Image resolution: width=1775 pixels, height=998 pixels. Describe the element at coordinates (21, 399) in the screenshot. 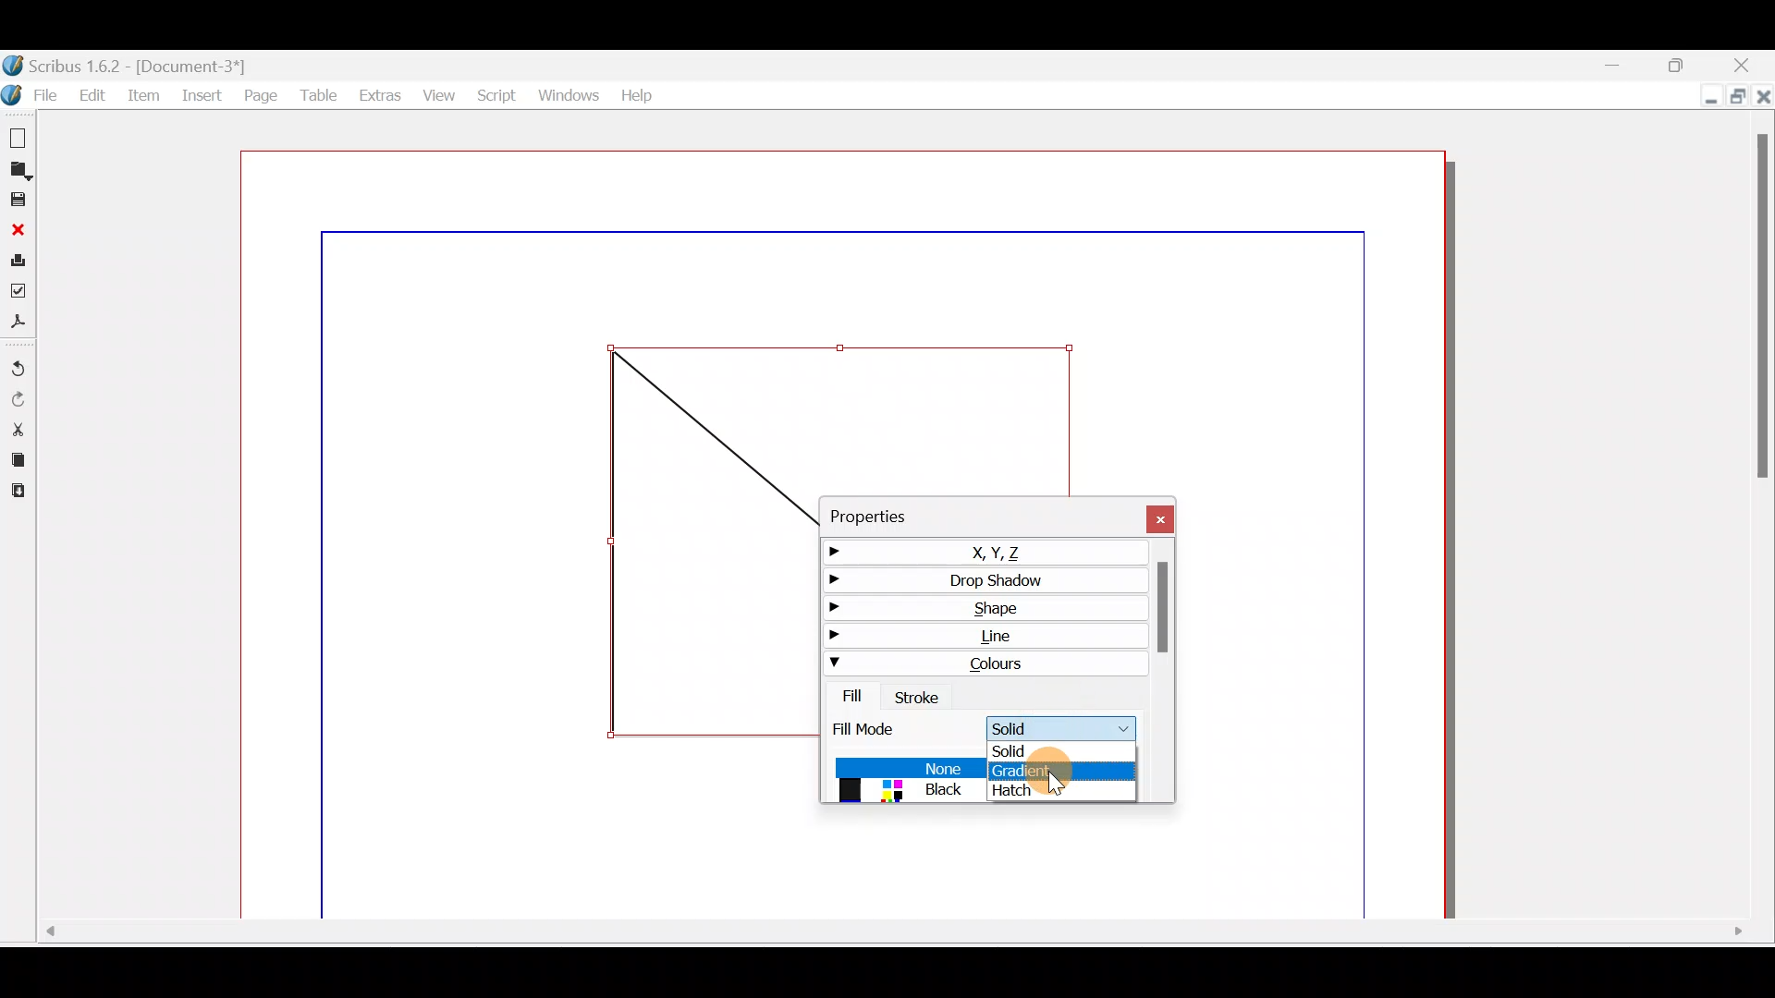

I see `Redo` at that location.